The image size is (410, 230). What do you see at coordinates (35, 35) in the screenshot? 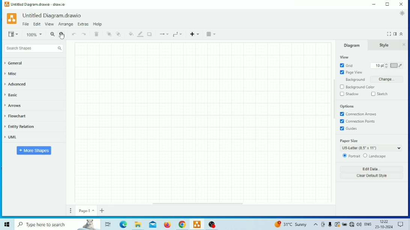
I see `Zoom` at bounding box center [35, 35].